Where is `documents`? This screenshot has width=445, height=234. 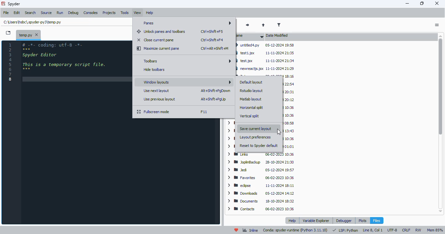 documents is located at coordinates (261, 201).